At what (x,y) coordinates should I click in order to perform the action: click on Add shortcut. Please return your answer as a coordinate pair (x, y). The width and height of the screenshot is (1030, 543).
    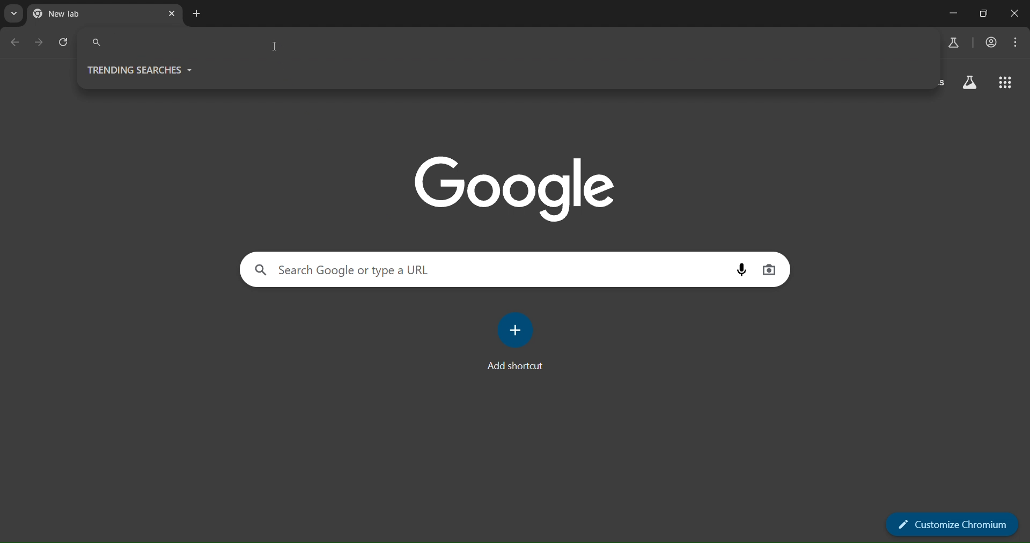
    Looking at the image, I should click on (511, 368).